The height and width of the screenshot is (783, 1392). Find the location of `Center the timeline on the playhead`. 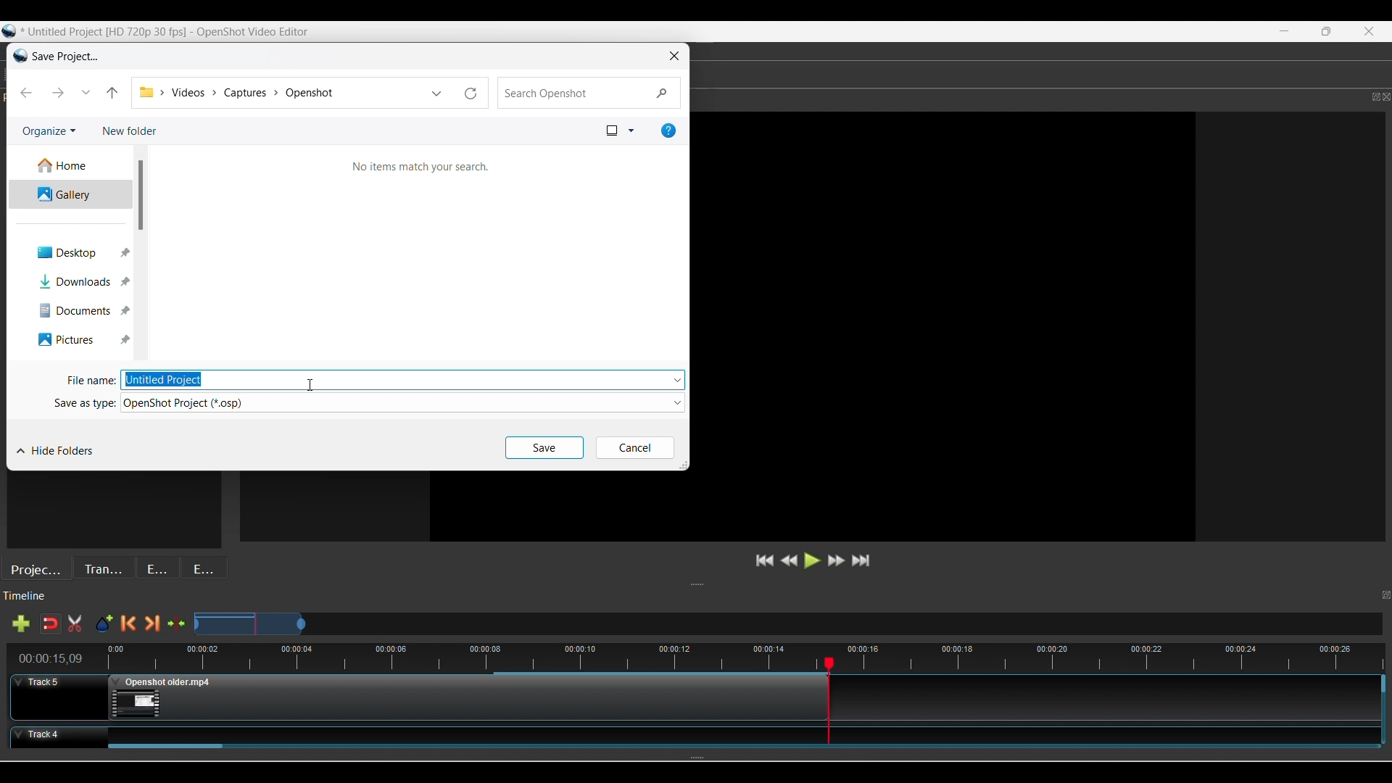

Center the timeline on the playhead is located at coordinates (176, 623).